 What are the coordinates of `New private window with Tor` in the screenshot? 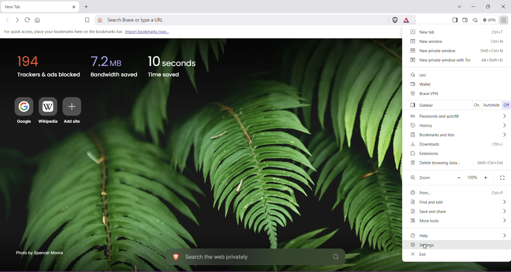 It's located at (456, 60).